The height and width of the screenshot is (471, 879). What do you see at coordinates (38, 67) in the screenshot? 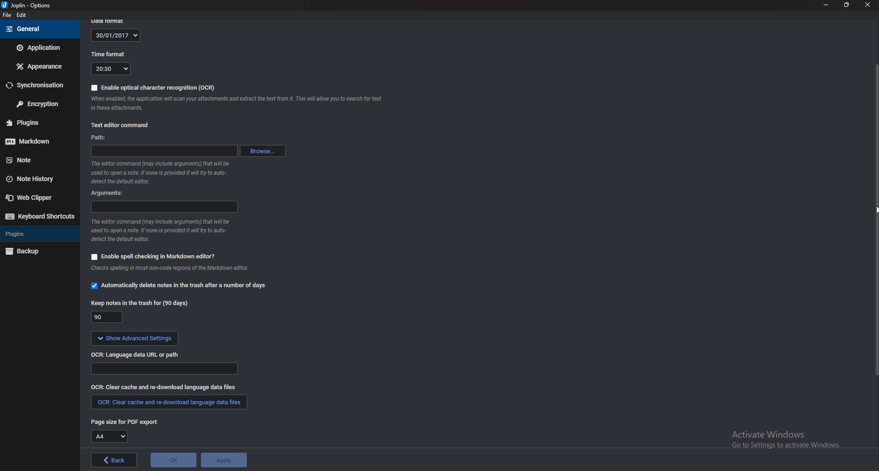
I see `Appearance` at bounding box center [38, 67].